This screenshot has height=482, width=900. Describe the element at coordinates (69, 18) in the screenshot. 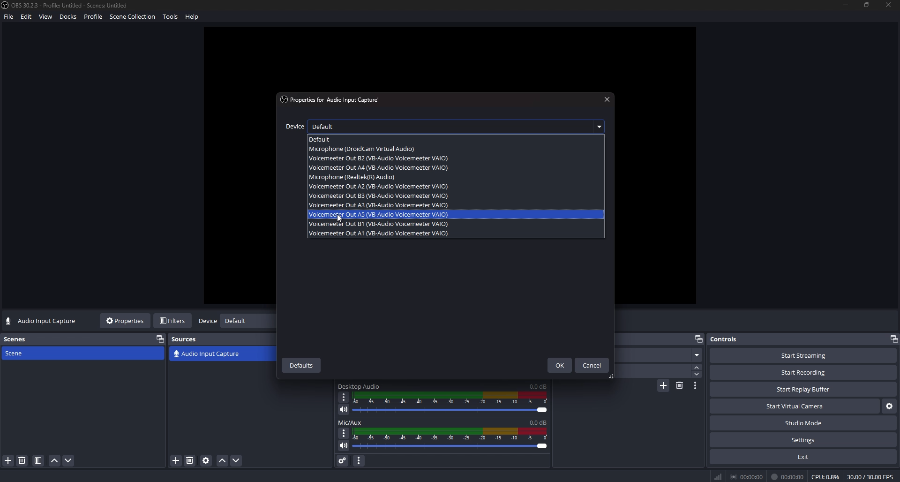

I see `Docks` at that location.